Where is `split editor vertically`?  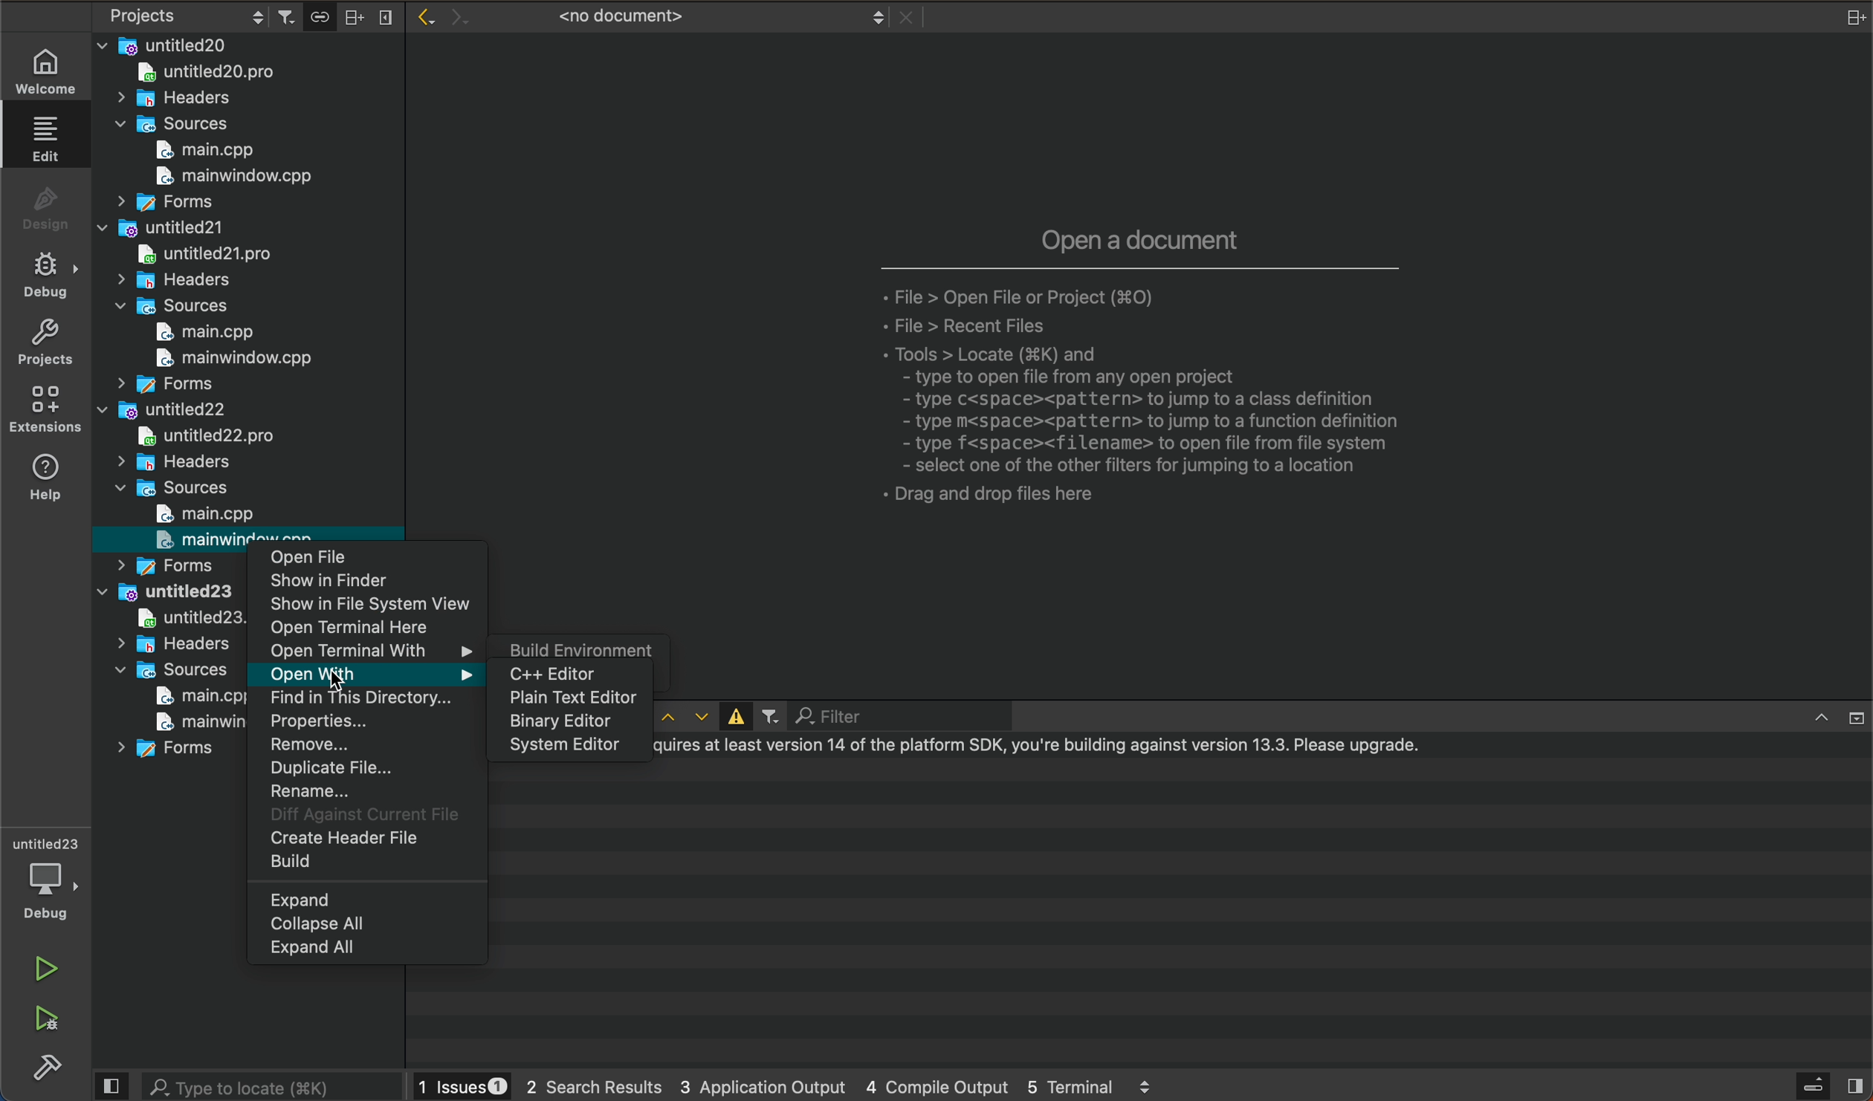 split editor vertically is located at coordinates (384, 14).